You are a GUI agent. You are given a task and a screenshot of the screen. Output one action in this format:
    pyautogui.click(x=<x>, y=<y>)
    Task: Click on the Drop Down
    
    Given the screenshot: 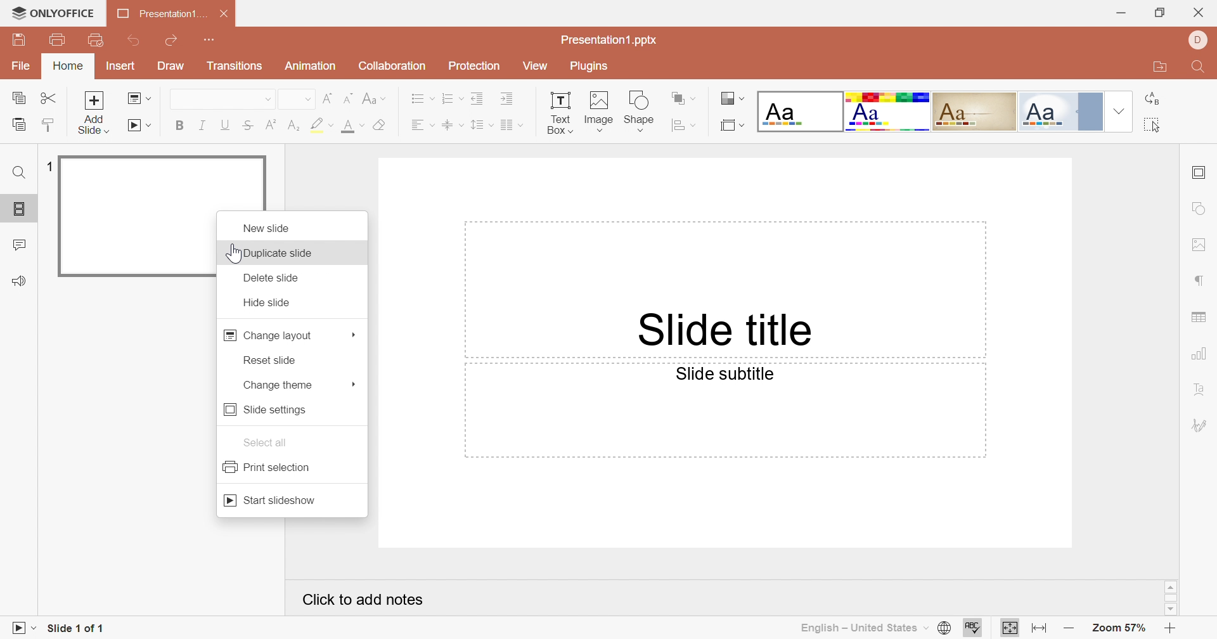 What is the action you would take?
    pyautogui.click(x=695, y=125)
    